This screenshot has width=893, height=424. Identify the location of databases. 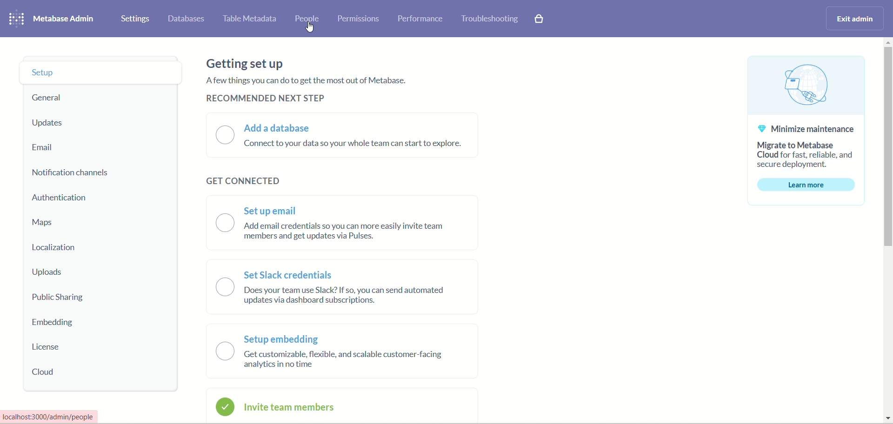
(187, 19).